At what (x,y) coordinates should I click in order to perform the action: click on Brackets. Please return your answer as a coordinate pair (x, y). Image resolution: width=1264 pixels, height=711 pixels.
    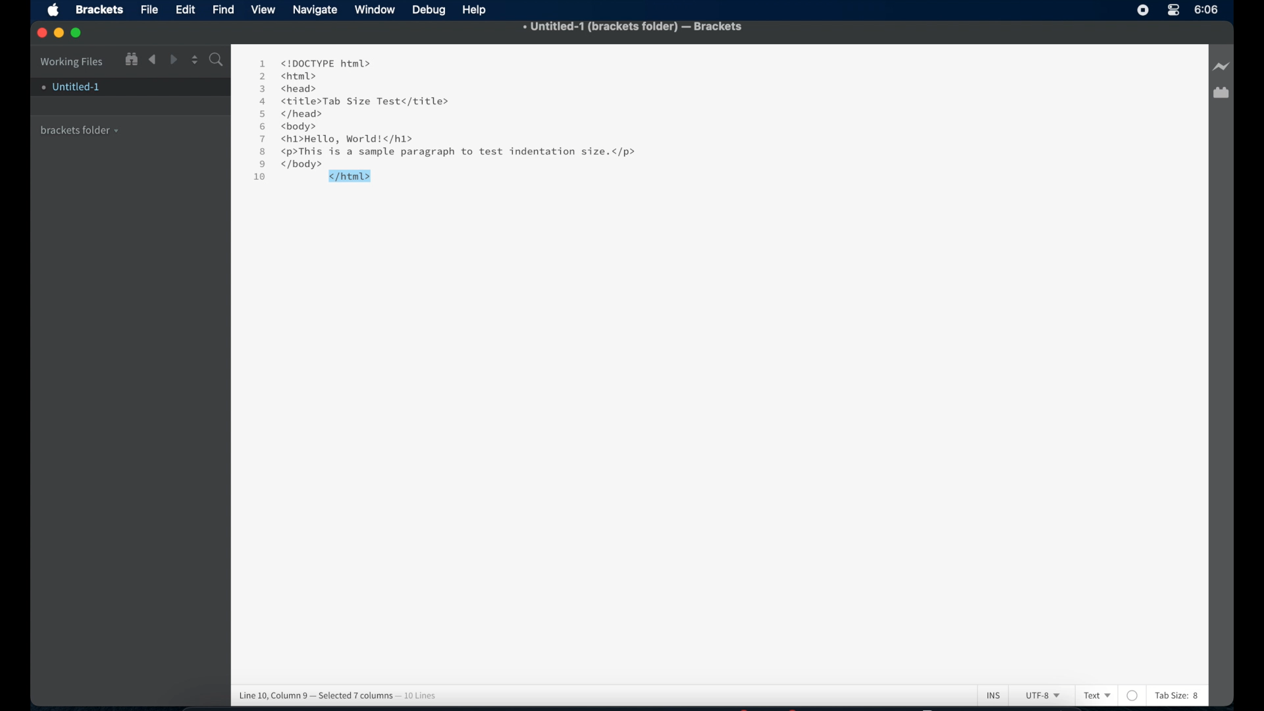
    Looking at the image, I should click on (98, 9).